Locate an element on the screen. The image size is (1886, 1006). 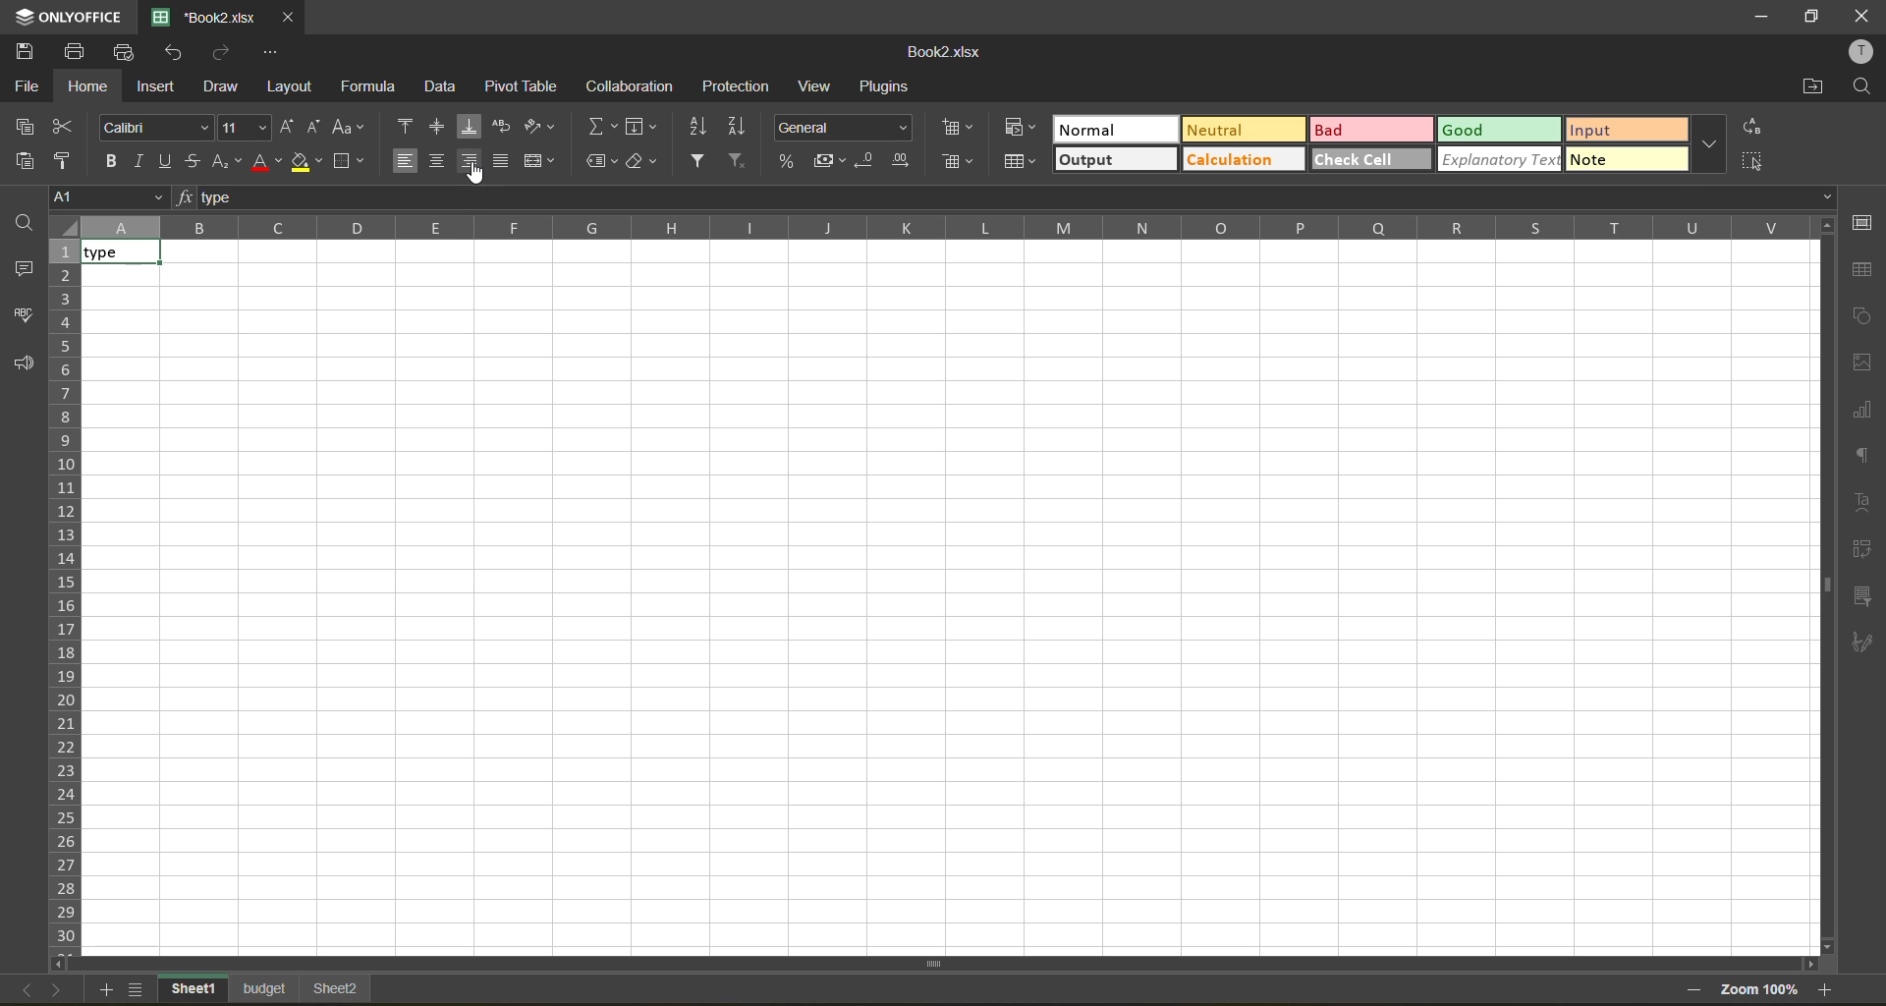
redo is located at coordinates (223, 55).